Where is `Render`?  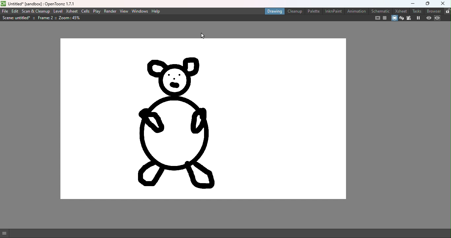
Render is located at coordinates (111, 12).